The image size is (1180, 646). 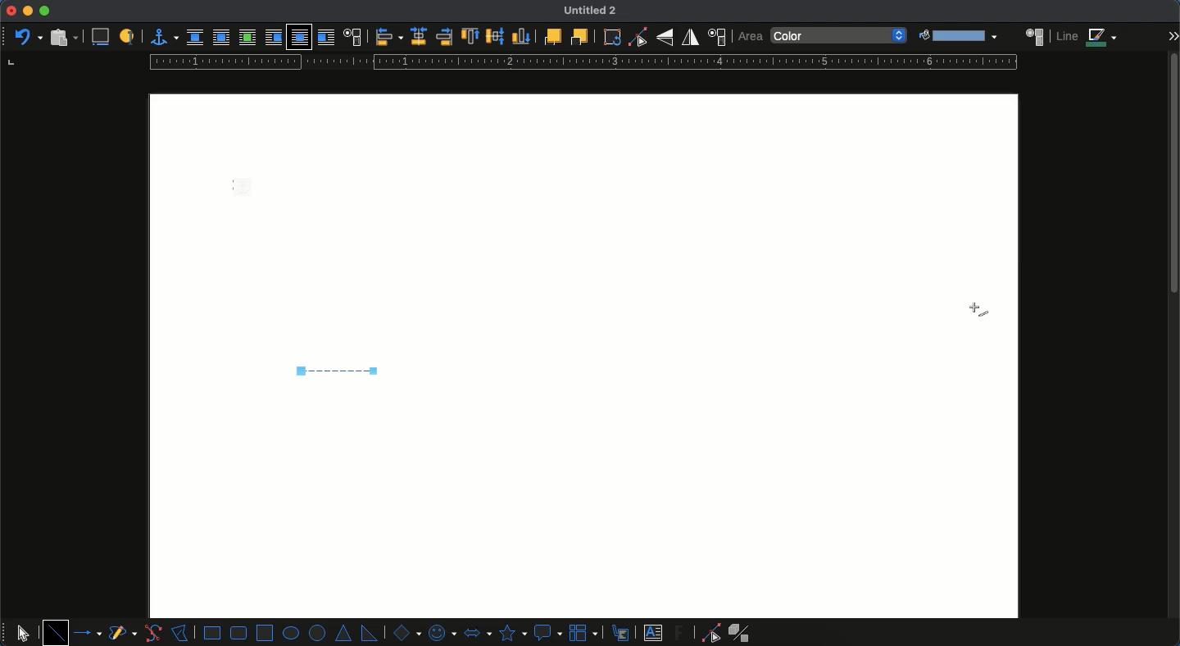 I want to click on footwork text, so click(x=682, y=632).